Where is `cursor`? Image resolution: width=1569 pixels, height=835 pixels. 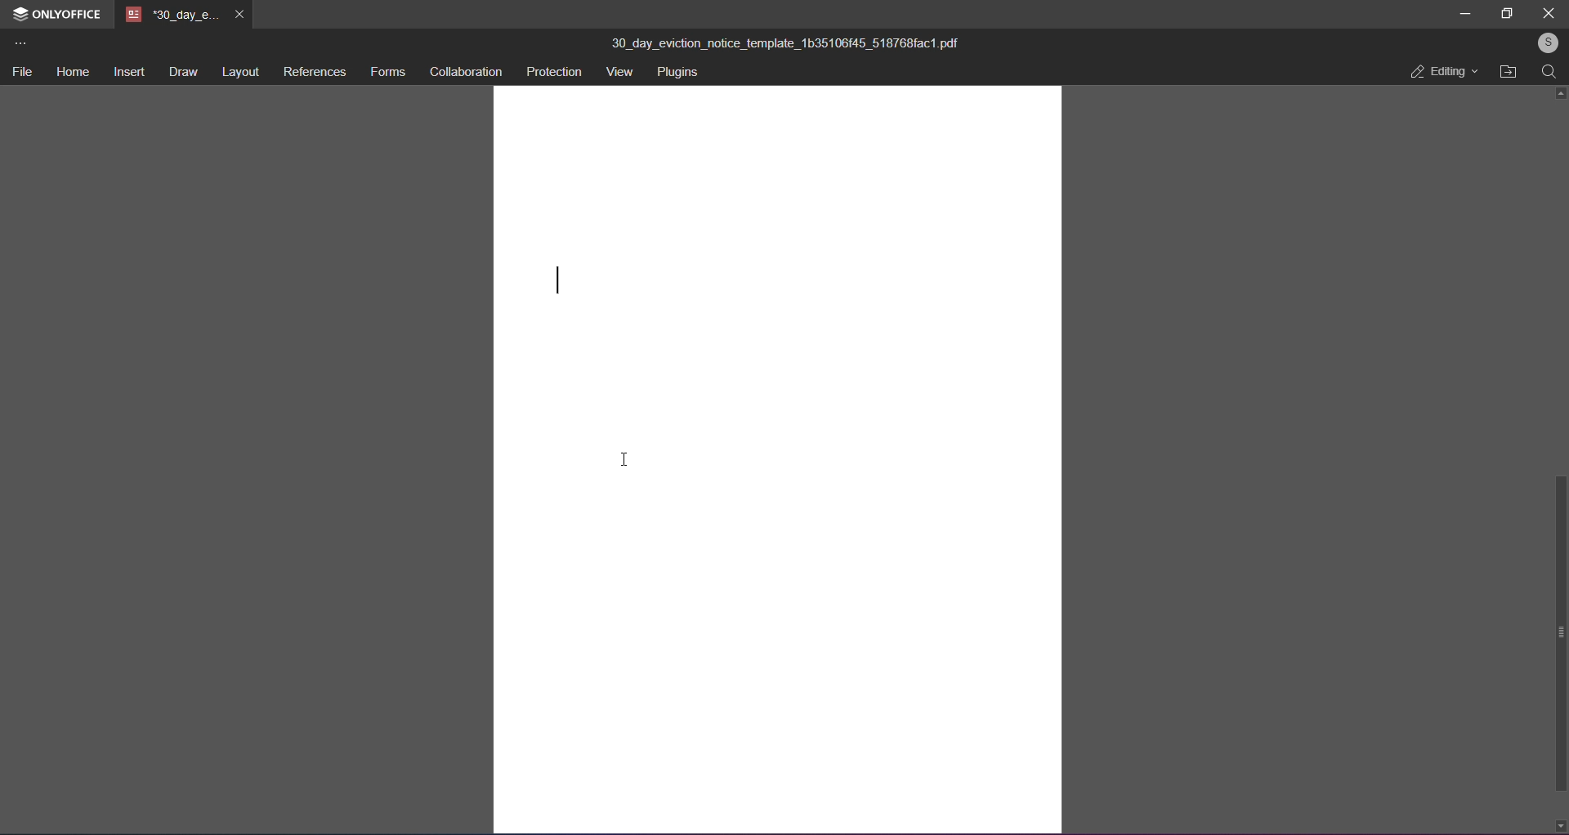 cursor is located at coordinates (624, 459).